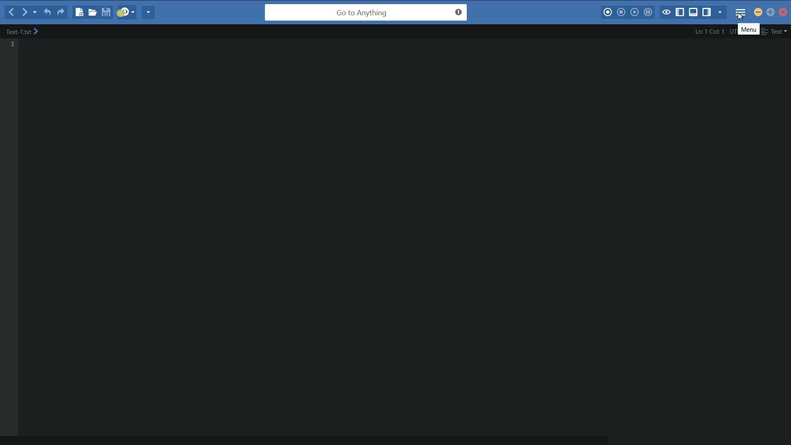 The image size is (791, 445). Describe the element at coordinates (694, 12) in the screenshot. I see `show/hide bottom pane` at that location.